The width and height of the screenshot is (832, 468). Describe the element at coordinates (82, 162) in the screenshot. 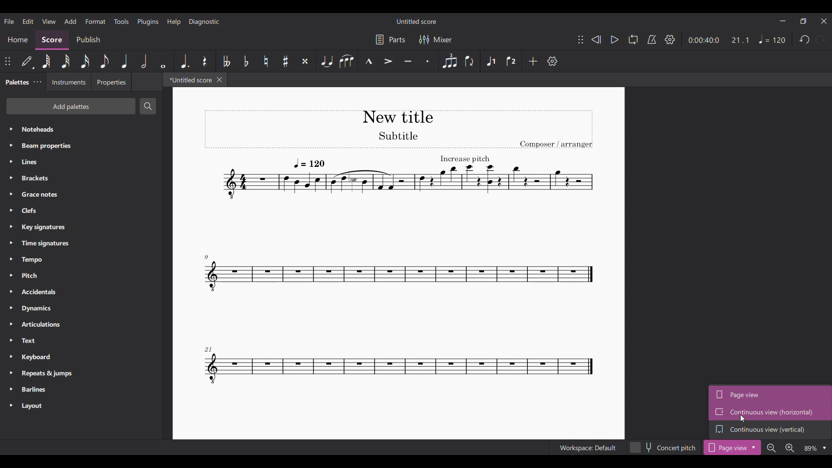

I see `Lines` at that location.